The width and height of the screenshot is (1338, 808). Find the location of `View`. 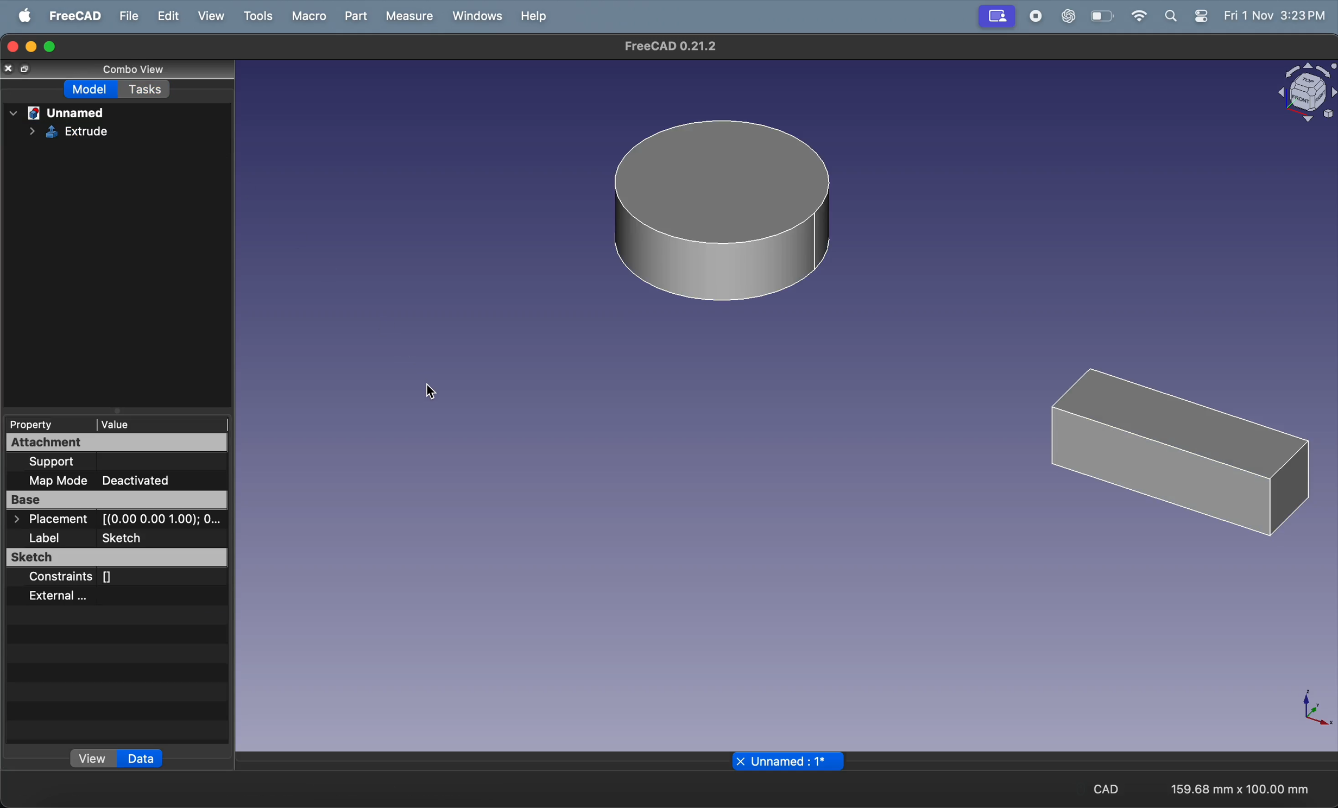

View is located at coordinates (210, 16).